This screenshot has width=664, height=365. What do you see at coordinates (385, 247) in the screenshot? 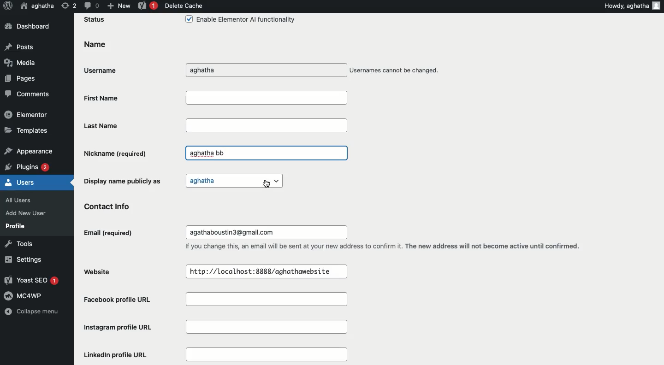
I see `If you change this, an email will be sent at your new address to confirm it. The new address will not become active until confirmed.` at bounding box center [385, 247].